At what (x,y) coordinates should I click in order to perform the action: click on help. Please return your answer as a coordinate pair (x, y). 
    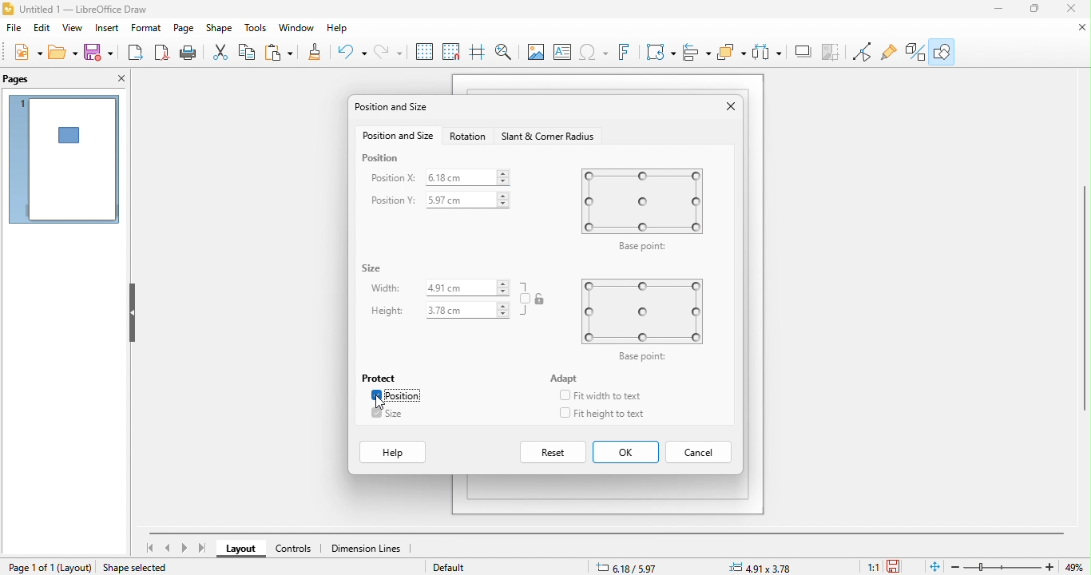
    Looking at the image, I should click on (344, 31).